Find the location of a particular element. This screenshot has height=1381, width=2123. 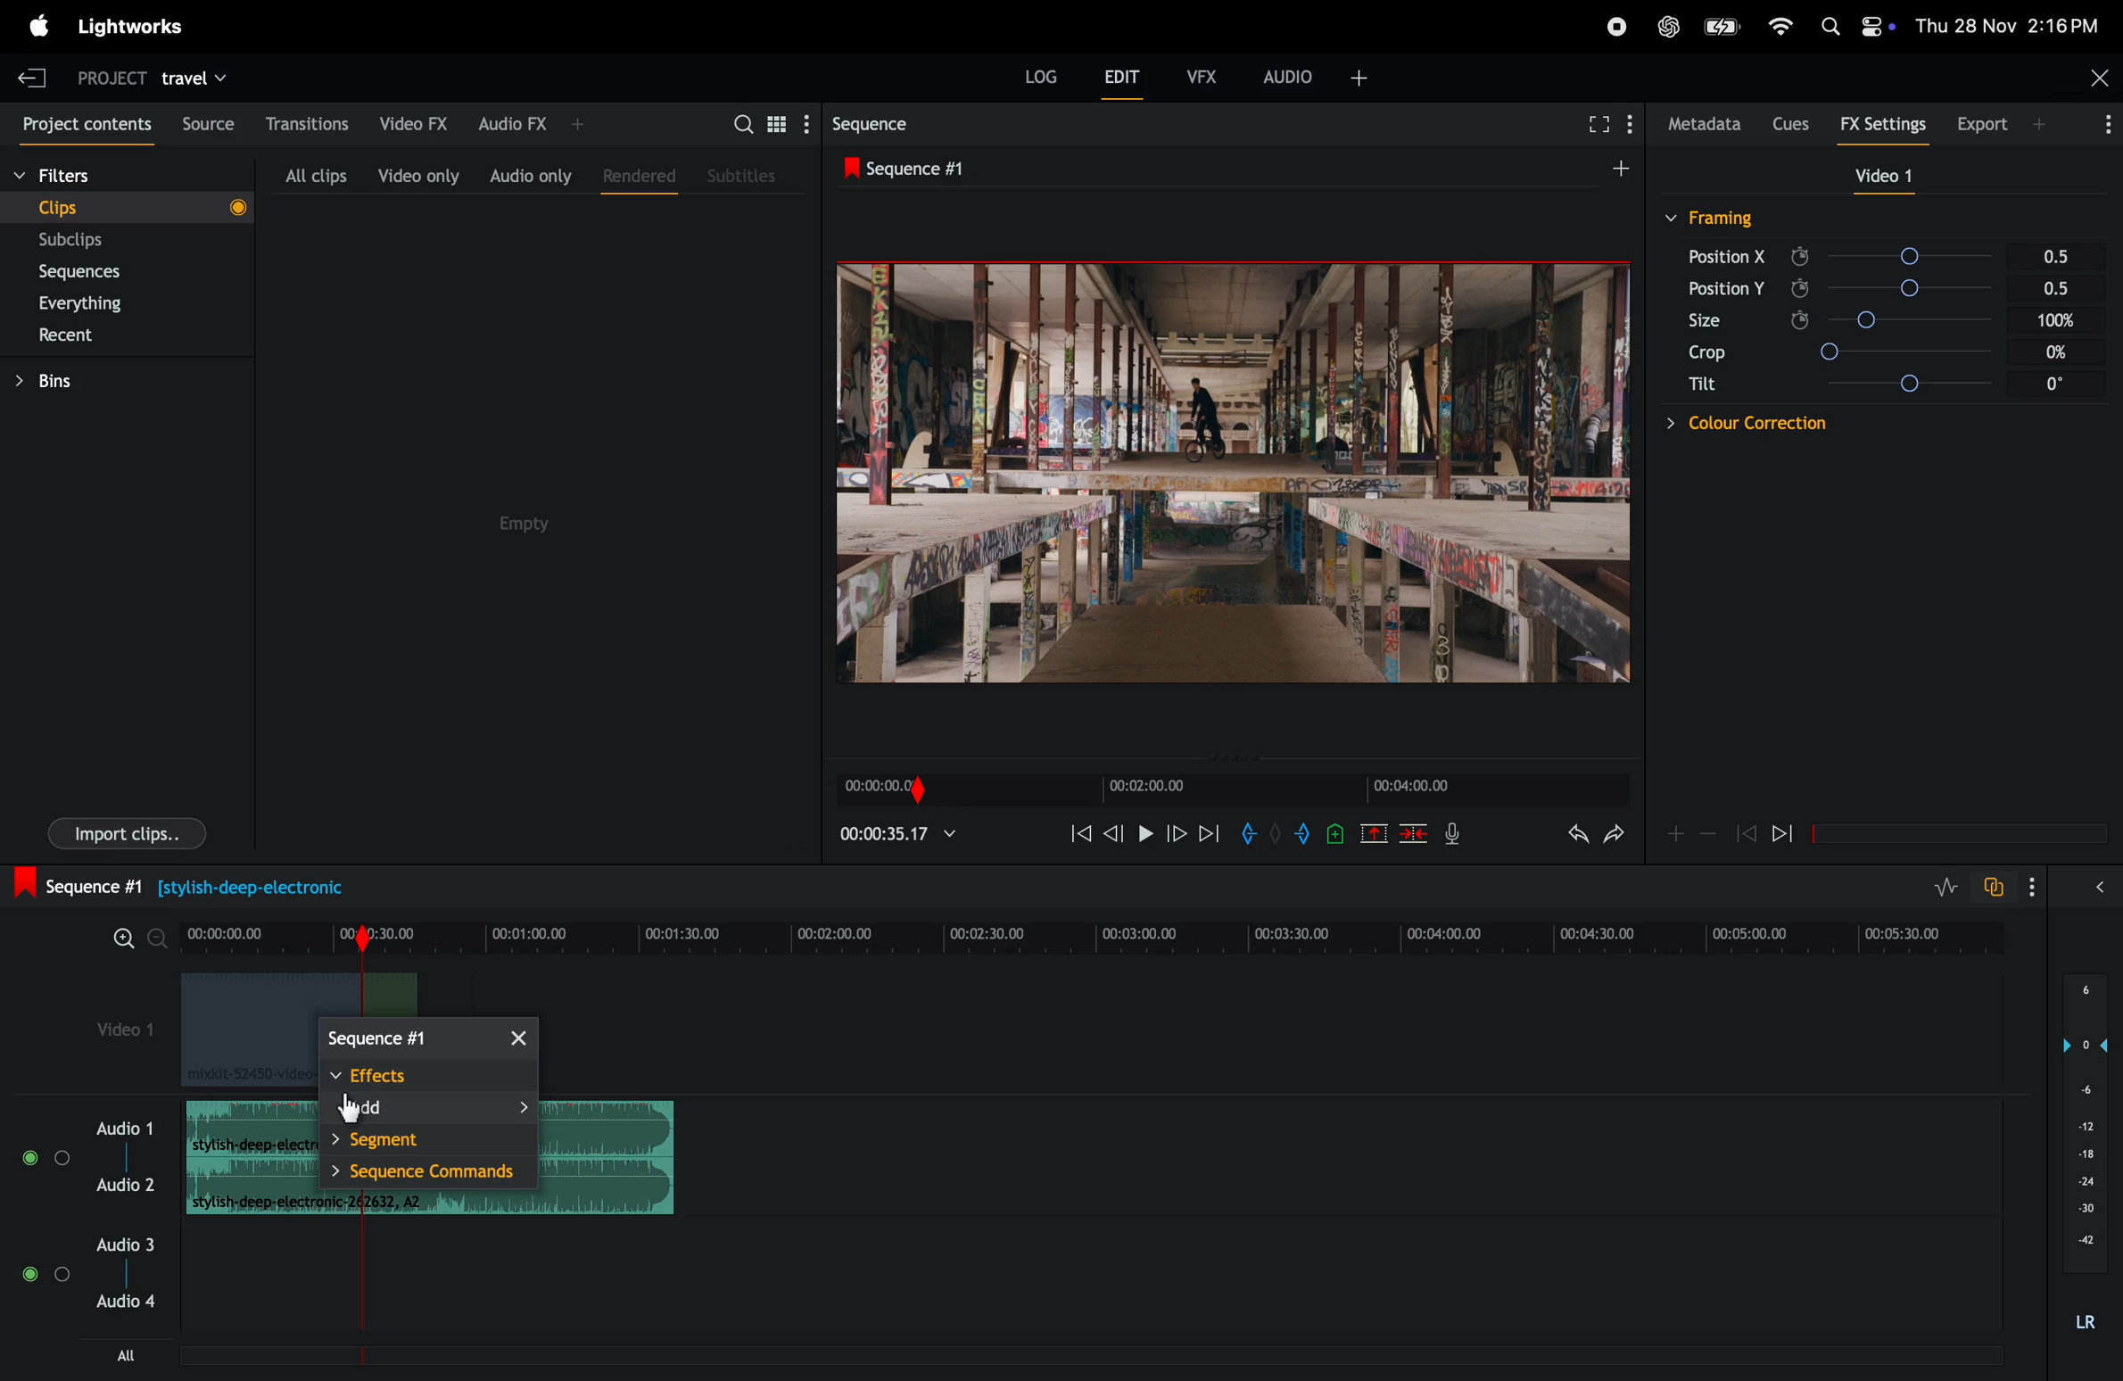

log is located at coordinates (1036, 79).